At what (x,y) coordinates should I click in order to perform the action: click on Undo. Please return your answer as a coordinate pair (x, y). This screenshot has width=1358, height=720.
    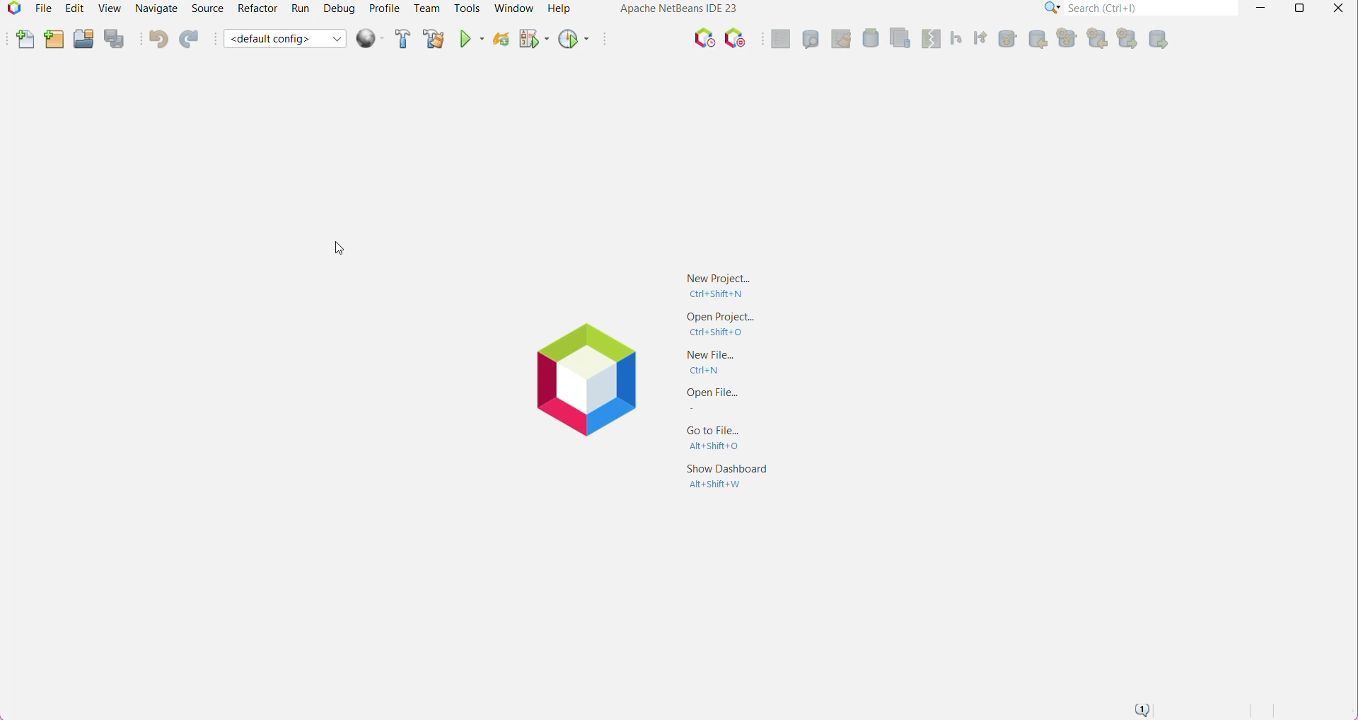
    Looking at the image, I should click on (157, 39).